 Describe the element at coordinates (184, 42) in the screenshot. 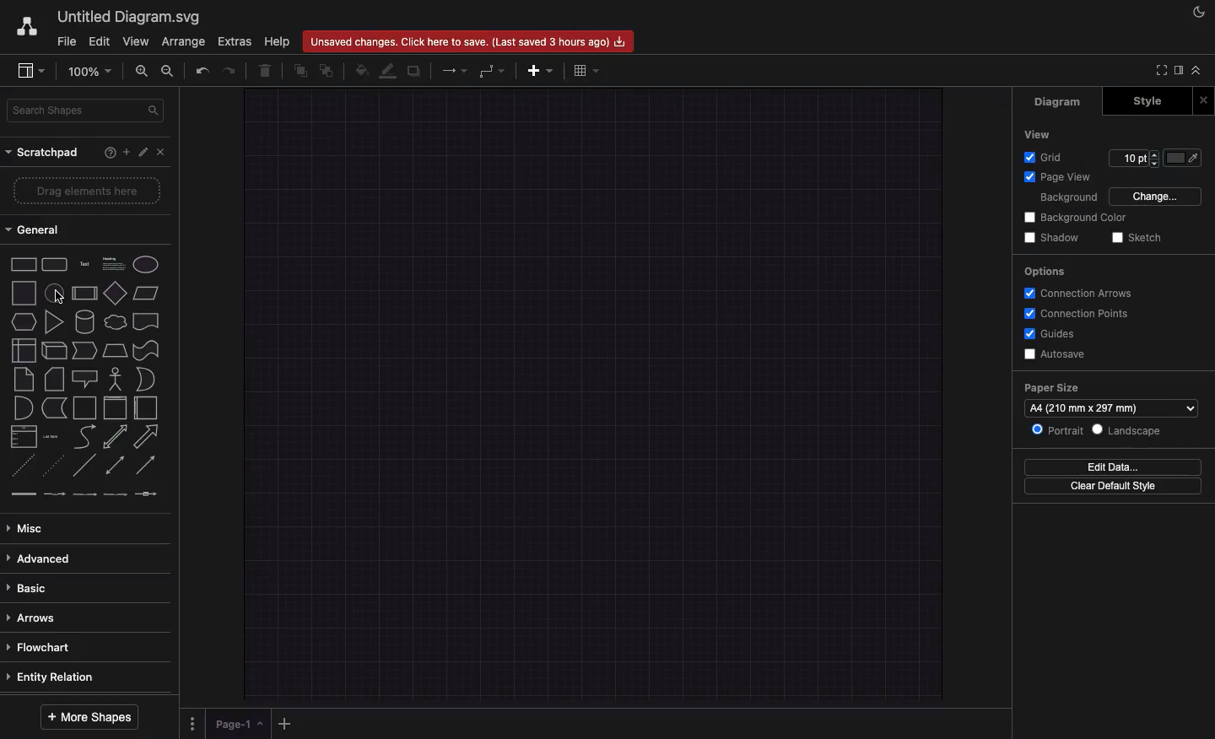

I see `Arrange` at that location.